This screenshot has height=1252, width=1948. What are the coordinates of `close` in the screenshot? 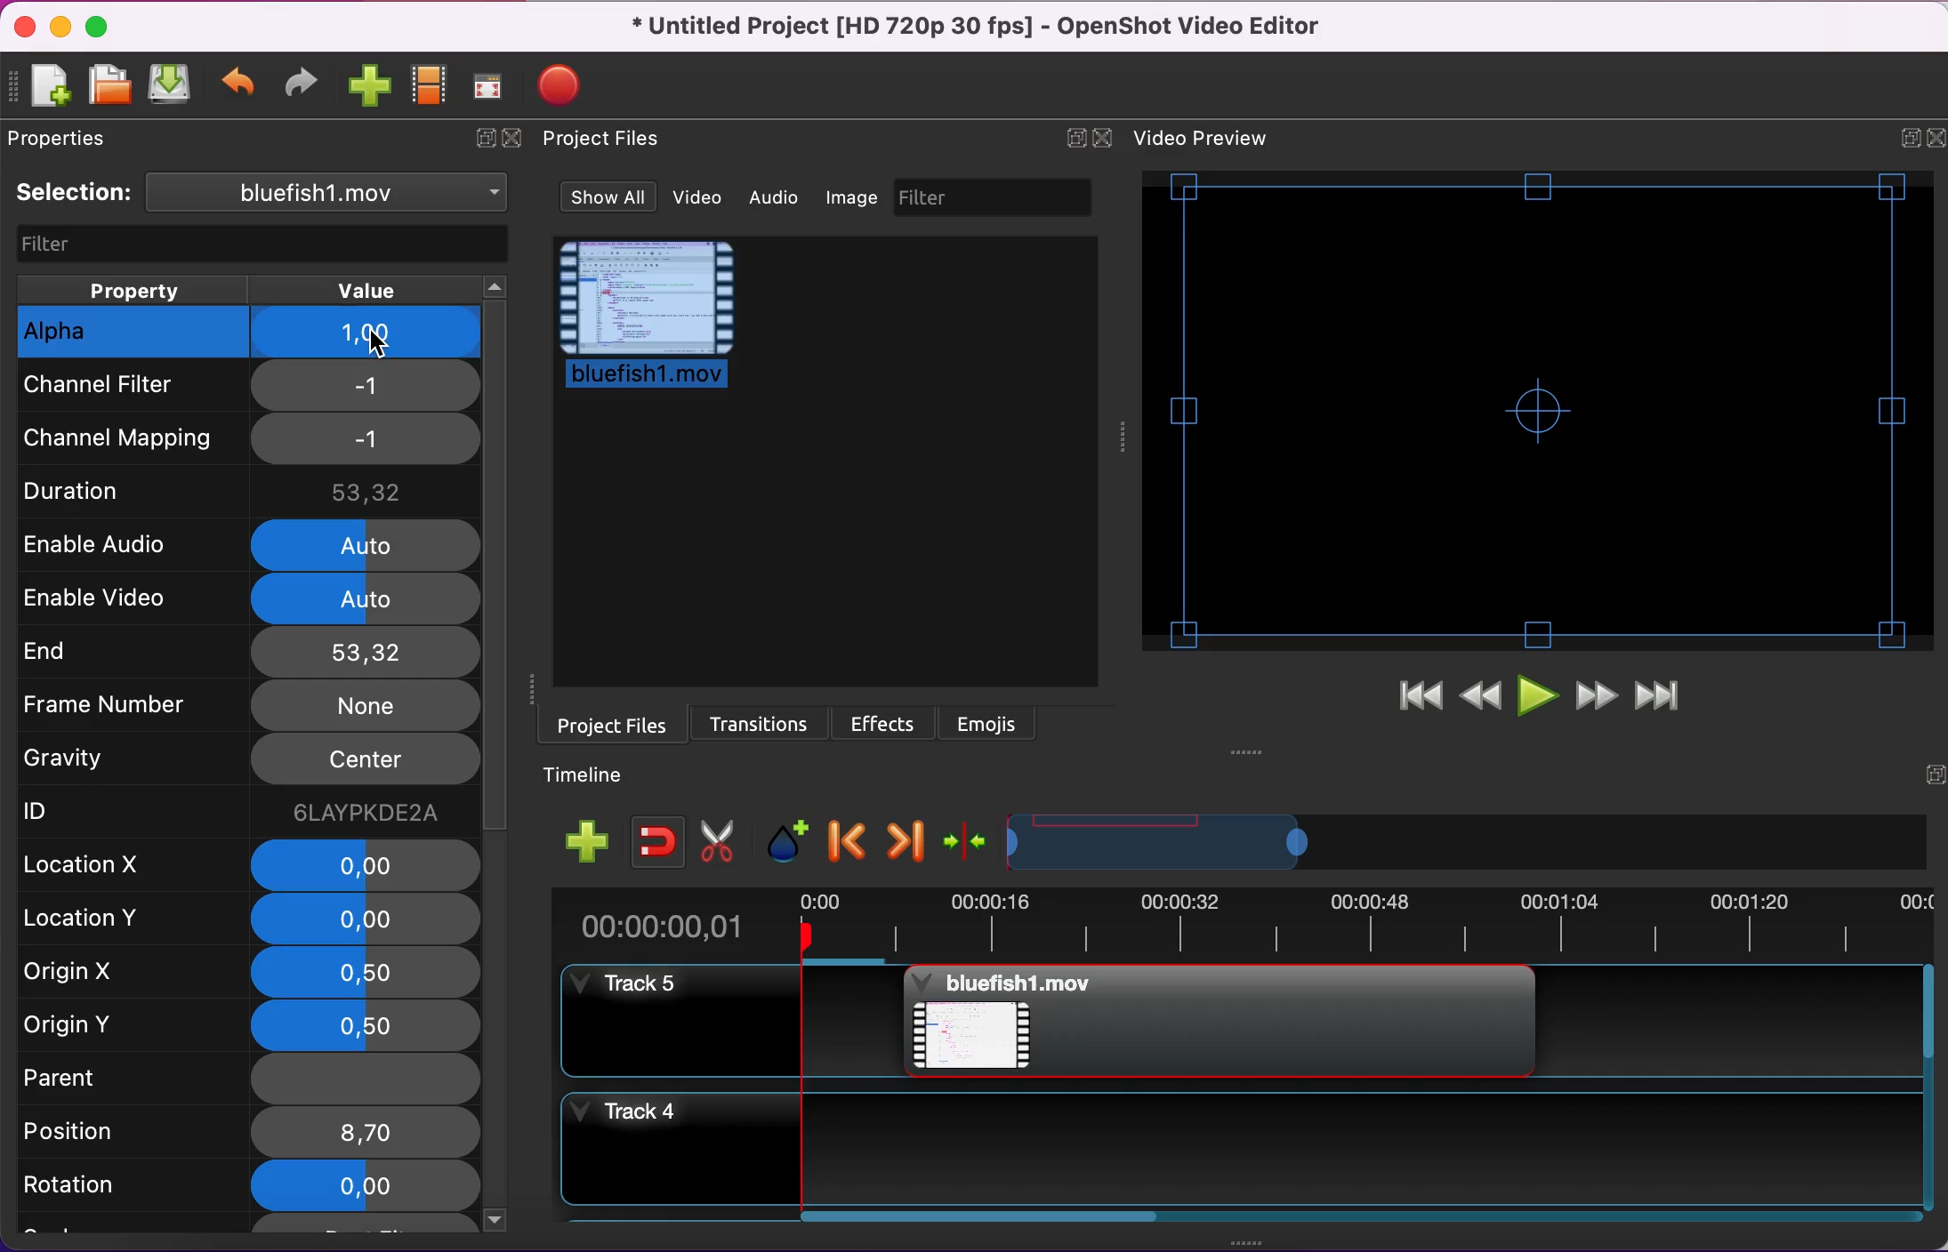 It's located at (1112, 139).